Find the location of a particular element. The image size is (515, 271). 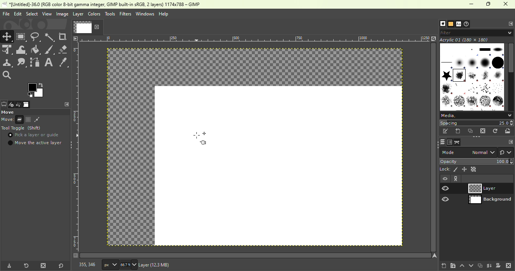

The active background color is located at coordinates (37, 89).